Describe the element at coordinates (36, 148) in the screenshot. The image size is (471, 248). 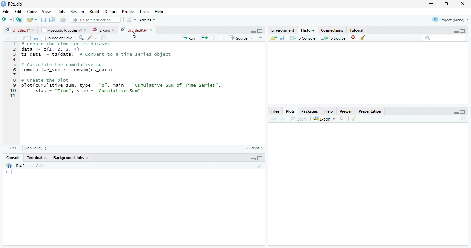
I see `Top level` at that location.